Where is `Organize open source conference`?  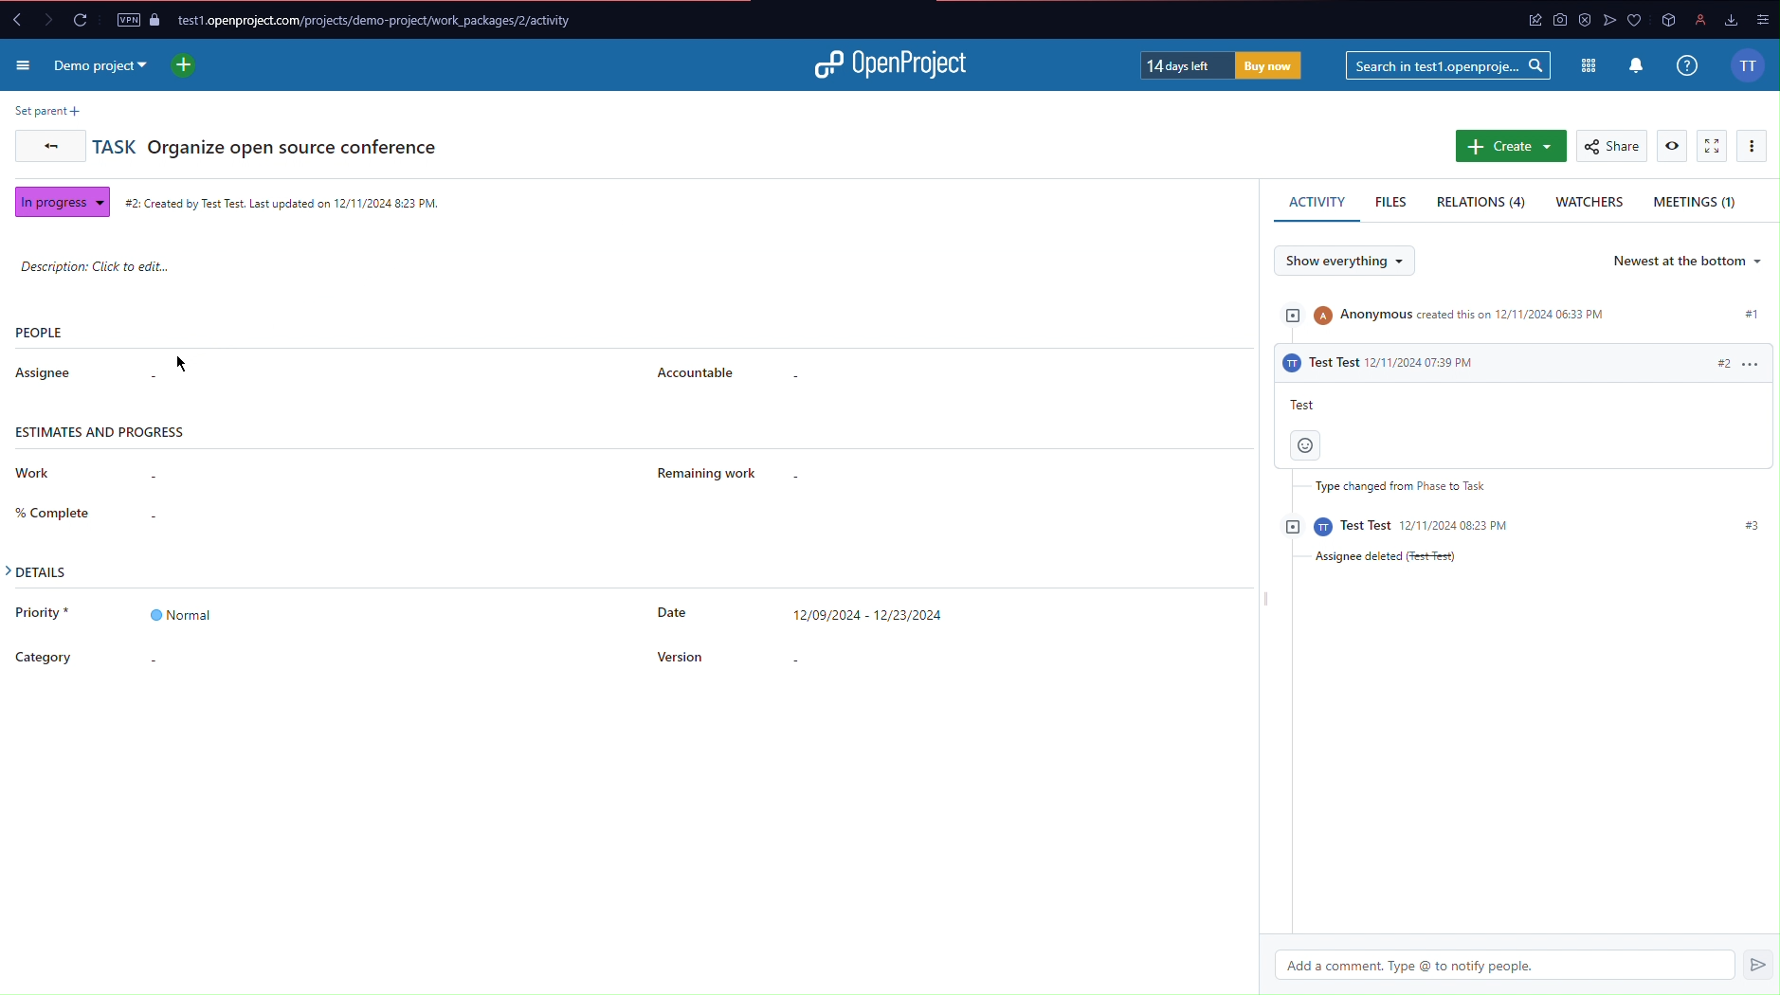
Organize open source conference is located at coordinates (295, 145).